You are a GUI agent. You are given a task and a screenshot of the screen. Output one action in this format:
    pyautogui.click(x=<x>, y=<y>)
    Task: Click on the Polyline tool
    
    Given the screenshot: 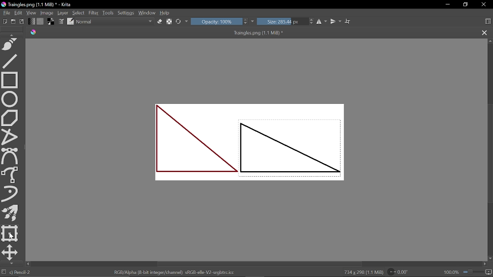 What is the action you would take?
    pyautogui.click(x=11, y=136)
    